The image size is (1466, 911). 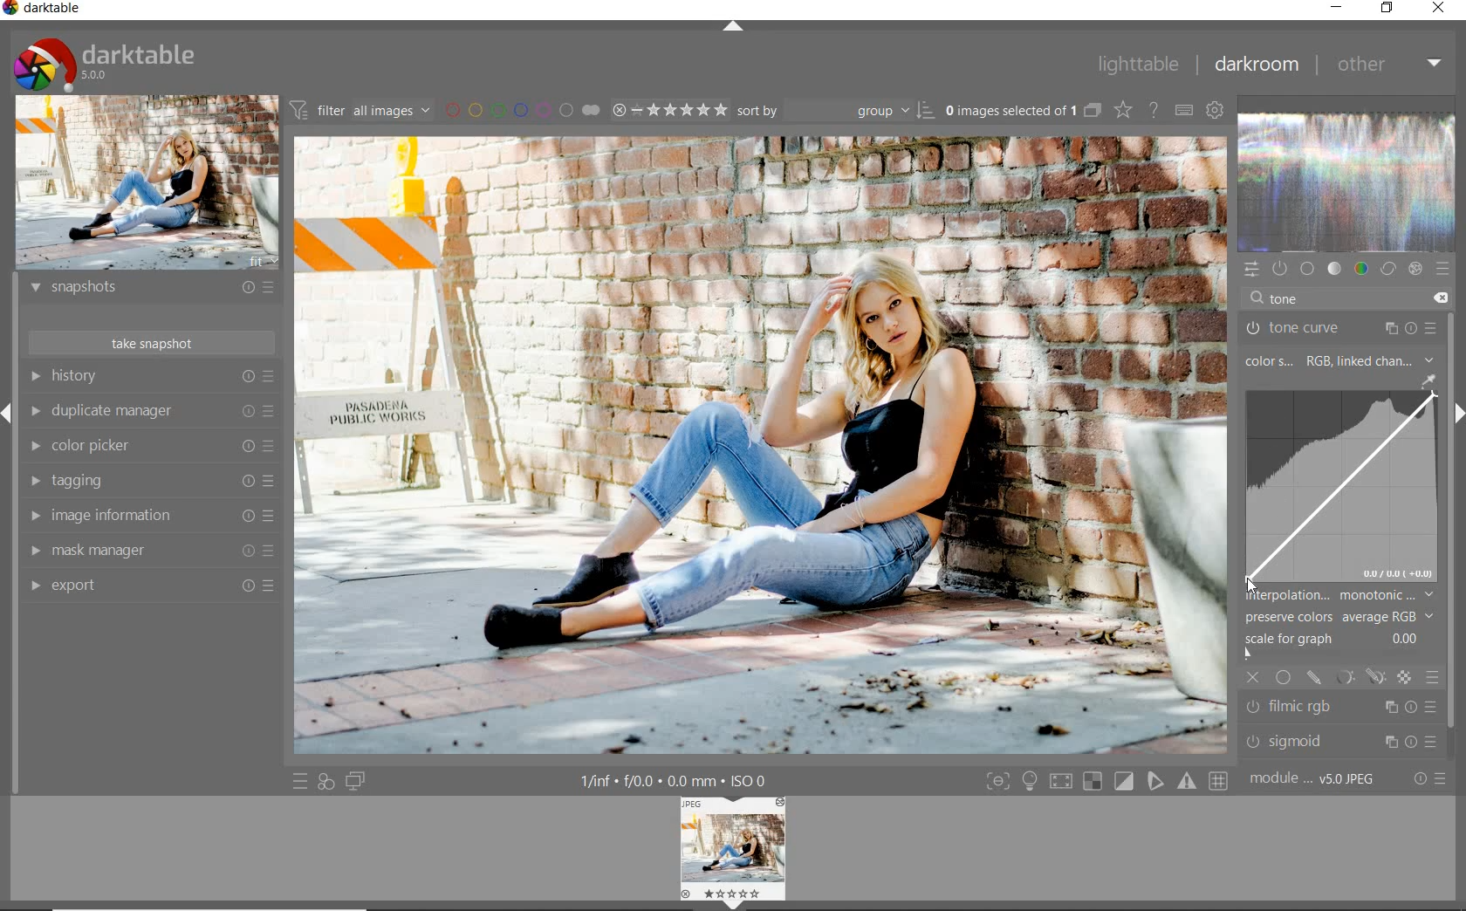 What do you see at coordinates (526, 111) in the screenshot?
I see `filter by image color` at bounding box center [526, 111].